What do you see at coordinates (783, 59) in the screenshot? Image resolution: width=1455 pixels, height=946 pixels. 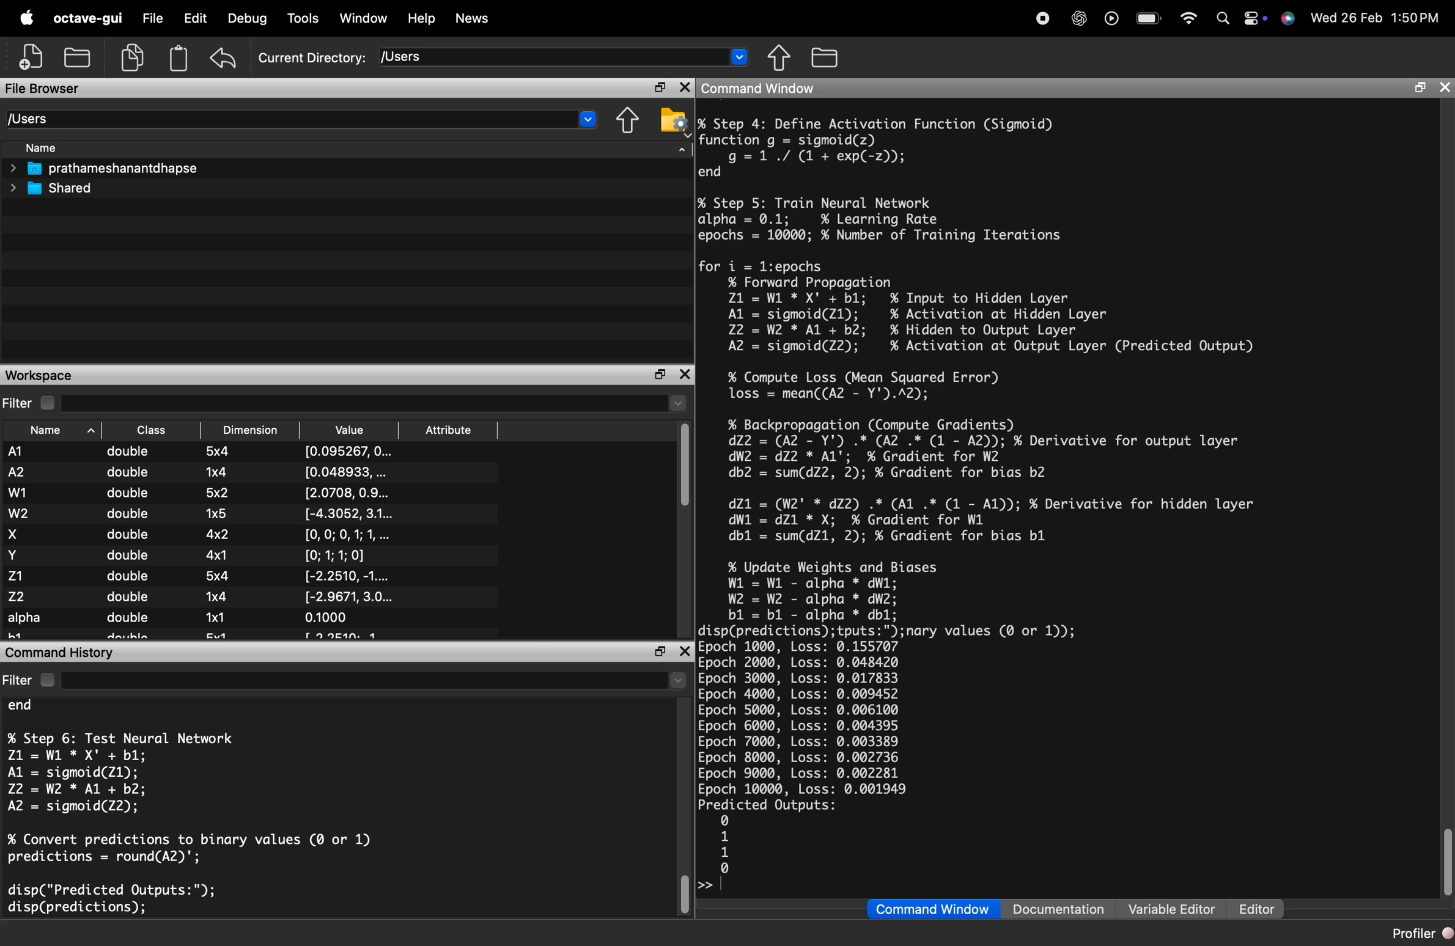 I see `one directory up` at bounding box center [783, 59].